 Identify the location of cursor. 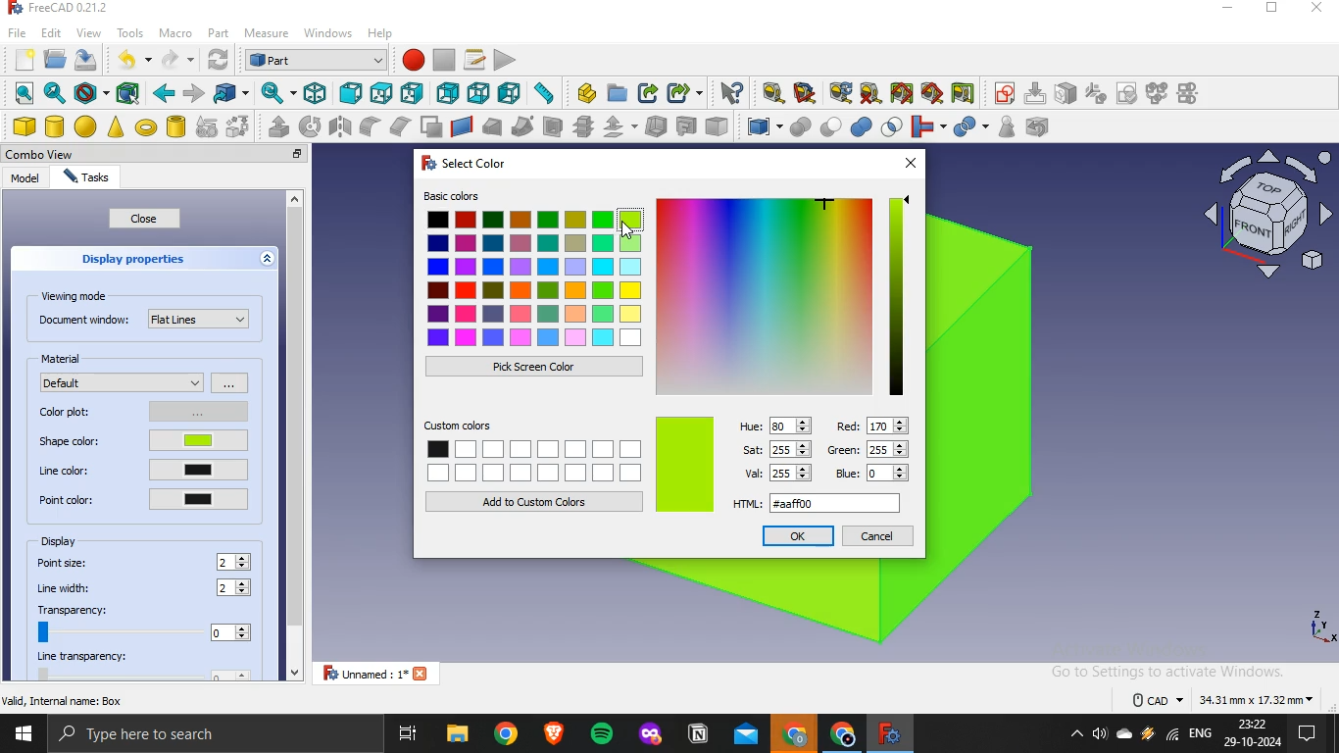
(624, 230).